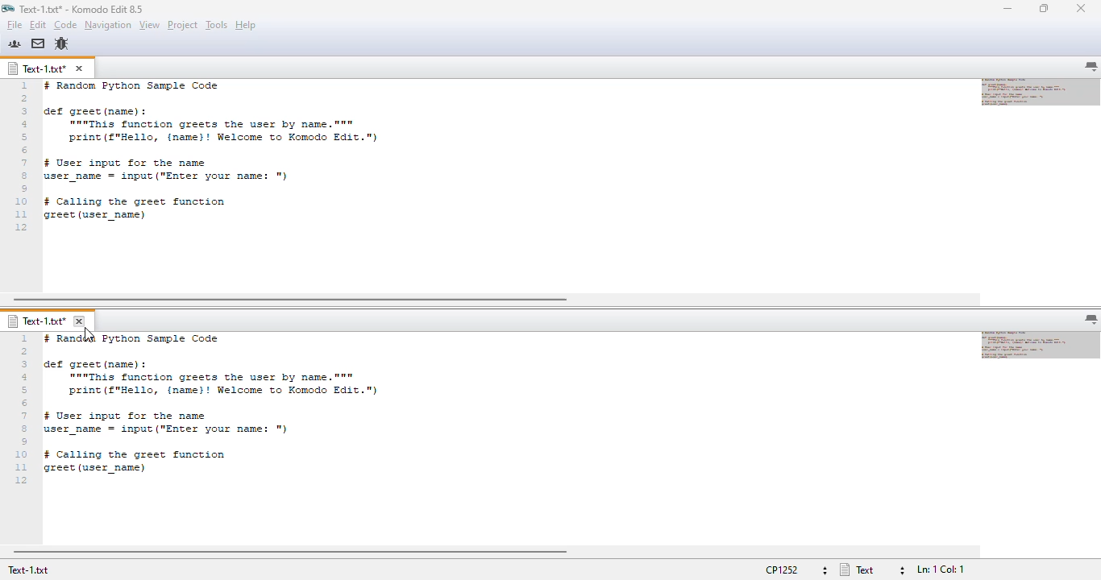 The image size is (1101, 580). I want to click on close, so click(1081, 8).